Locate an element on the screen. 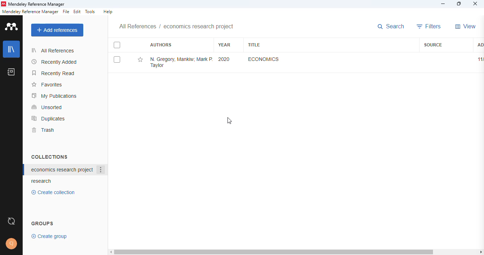 The height and width of the screenshot is (255, 484). year is located at coordinates (225, 45).